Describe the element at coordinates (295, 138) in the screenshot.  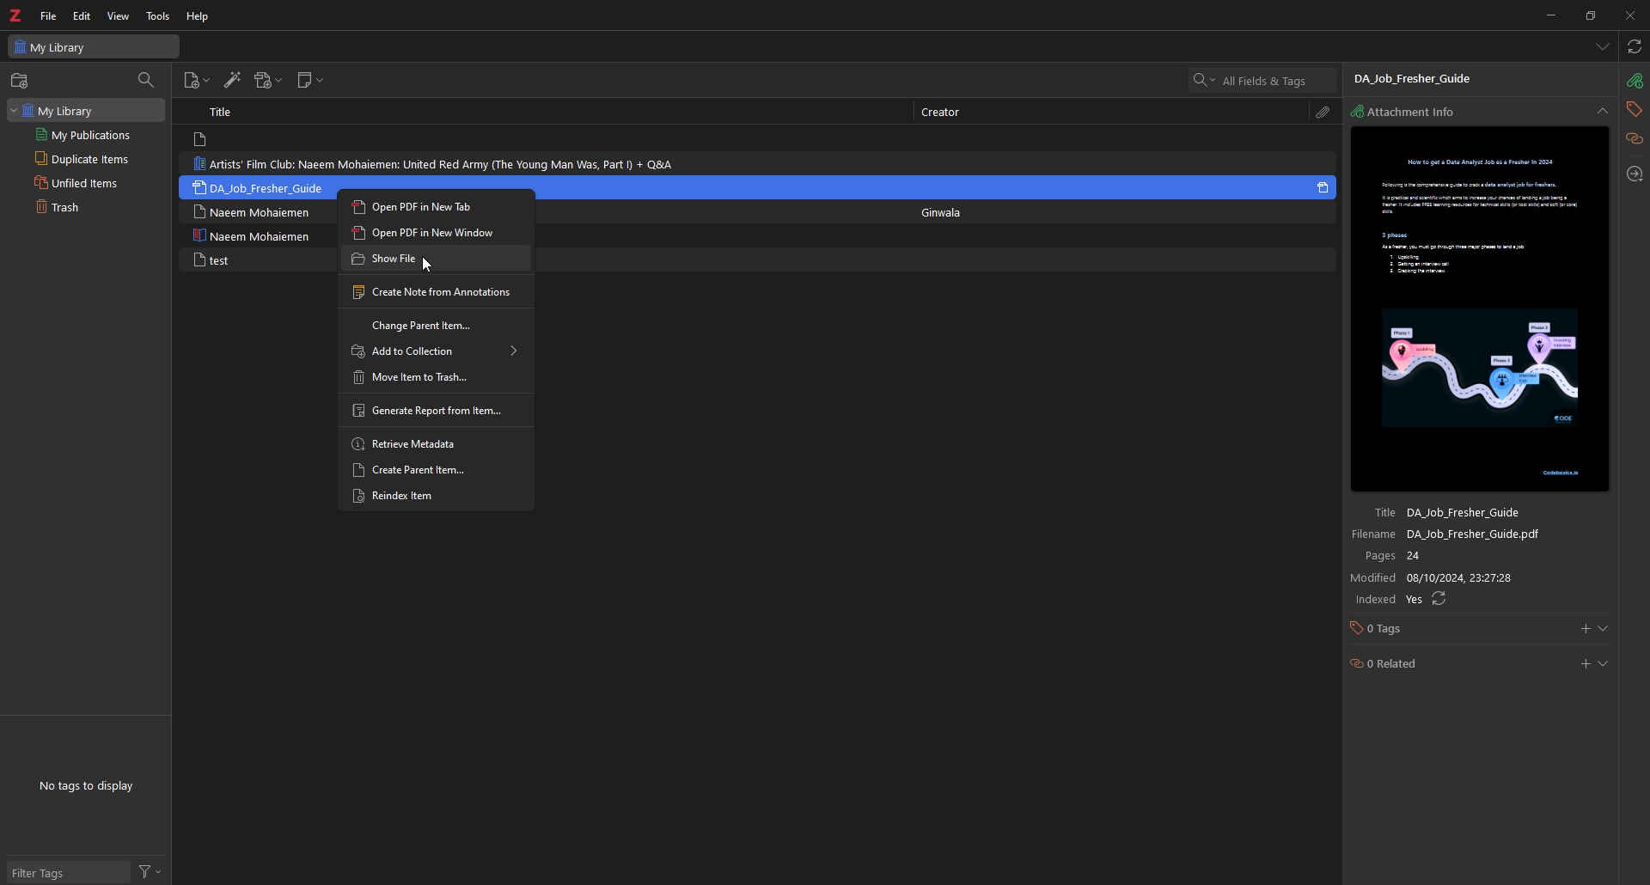
I see `note` at that location.